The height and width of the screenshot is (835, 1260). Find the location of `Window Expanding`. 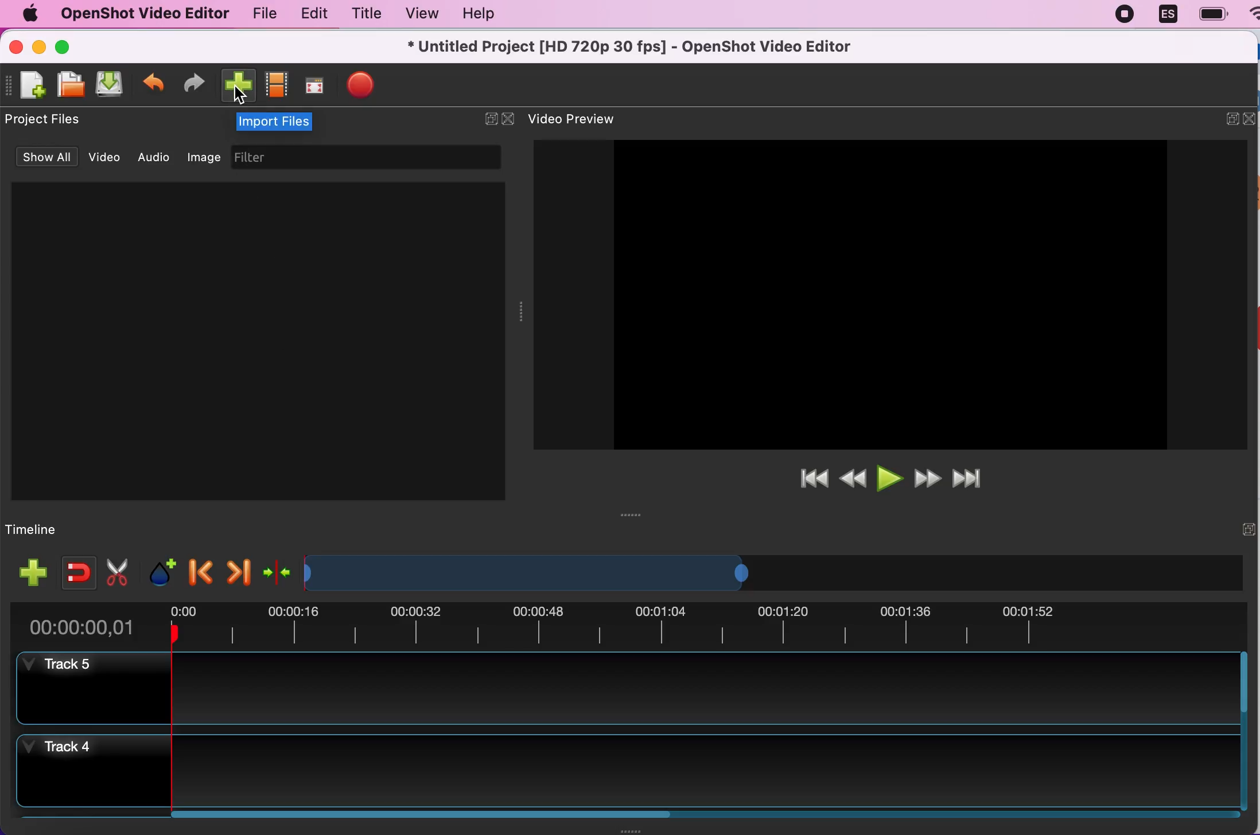

Window Expanding is located at coordinates (520, 311).